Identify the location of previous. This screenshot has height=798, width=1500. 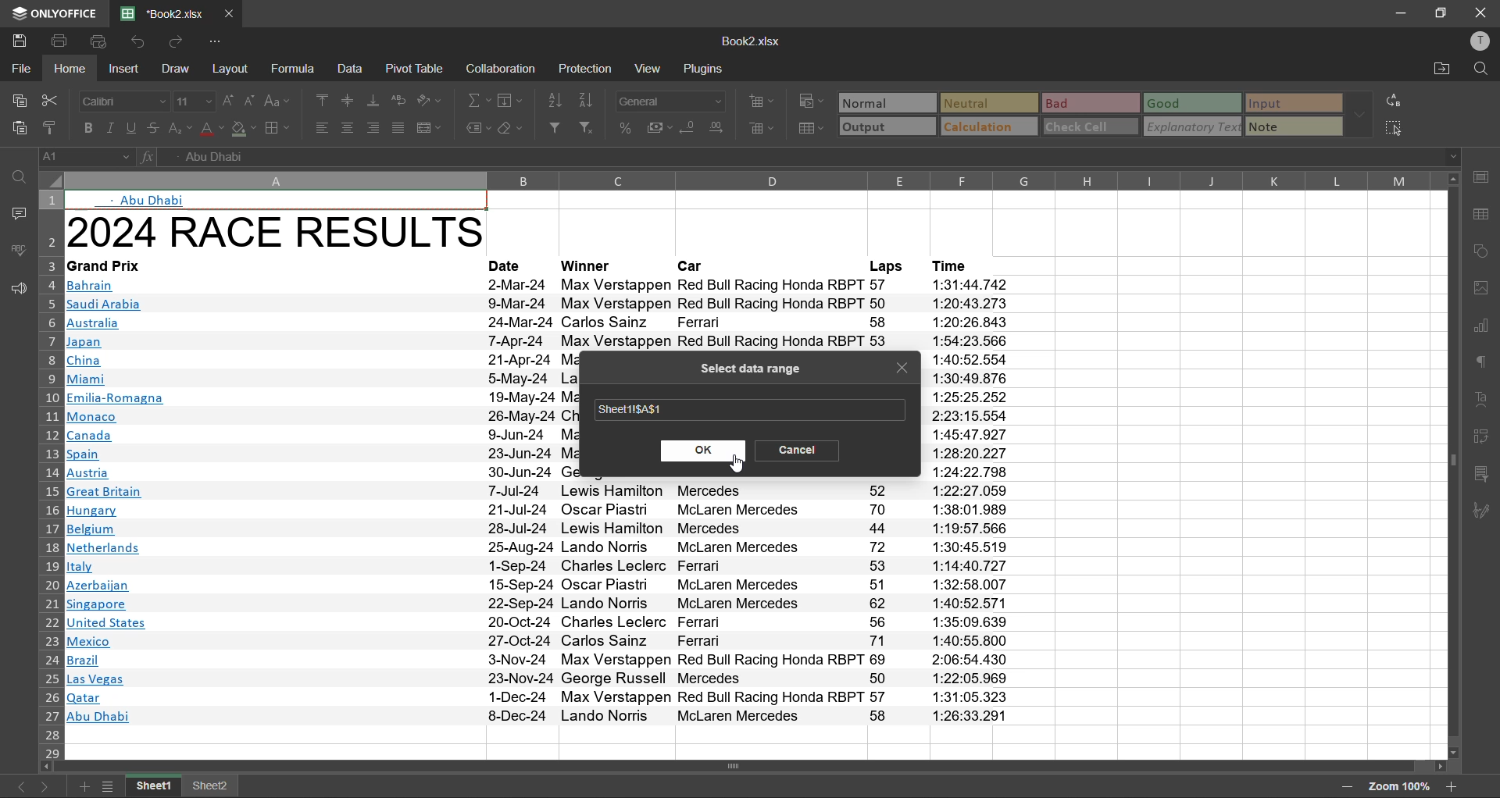
(12, 785).